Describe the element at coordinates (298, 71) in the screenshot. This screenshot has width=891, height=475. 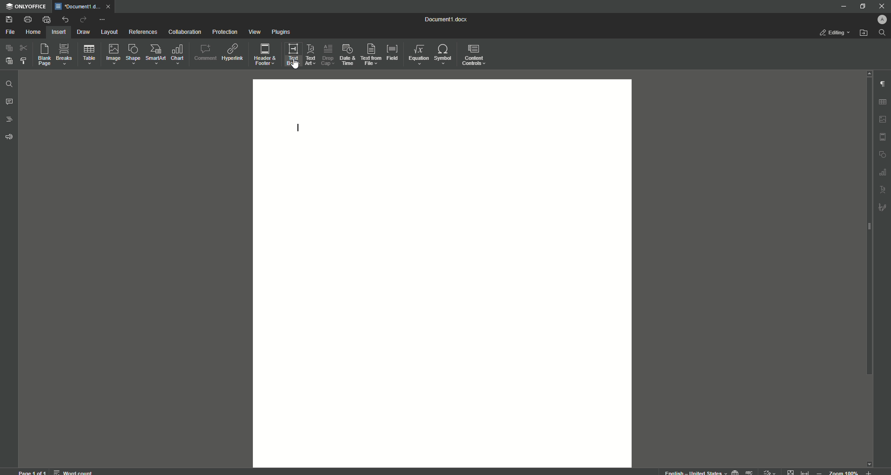
I see `cursor` at that location.